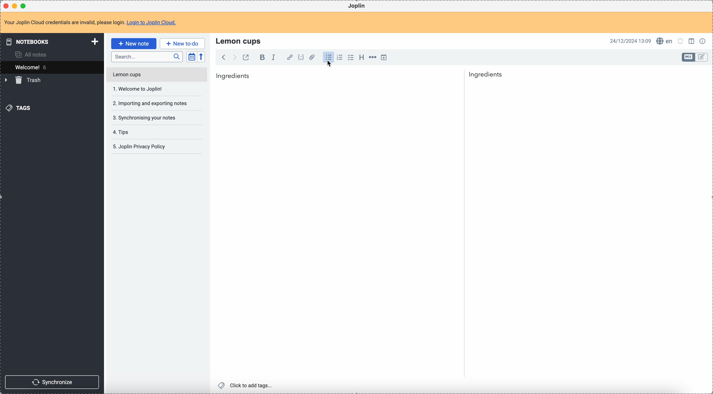  What do you see at coordinates (245, 58) in the screenshot?
I see `toggle external editing` at bounding box center [245, 58].